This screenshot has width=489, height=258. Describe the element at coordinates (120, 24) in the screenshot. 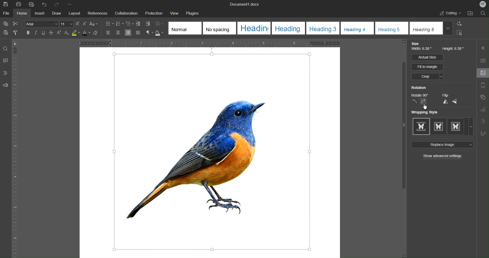

I see `Numbered List` at that location.